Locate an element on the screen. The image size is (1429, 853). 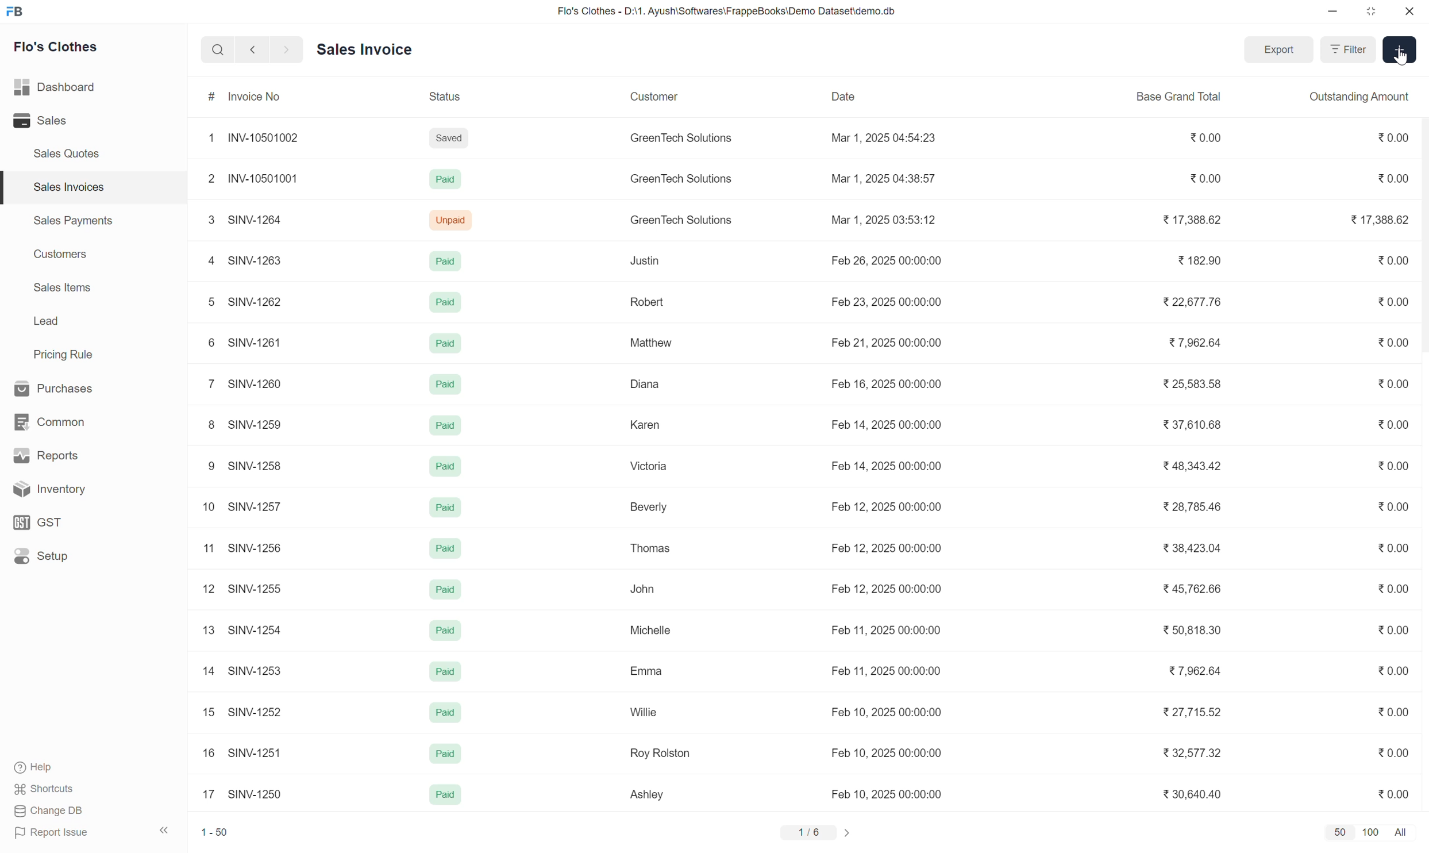
15 is located at coordinates (207, 713).